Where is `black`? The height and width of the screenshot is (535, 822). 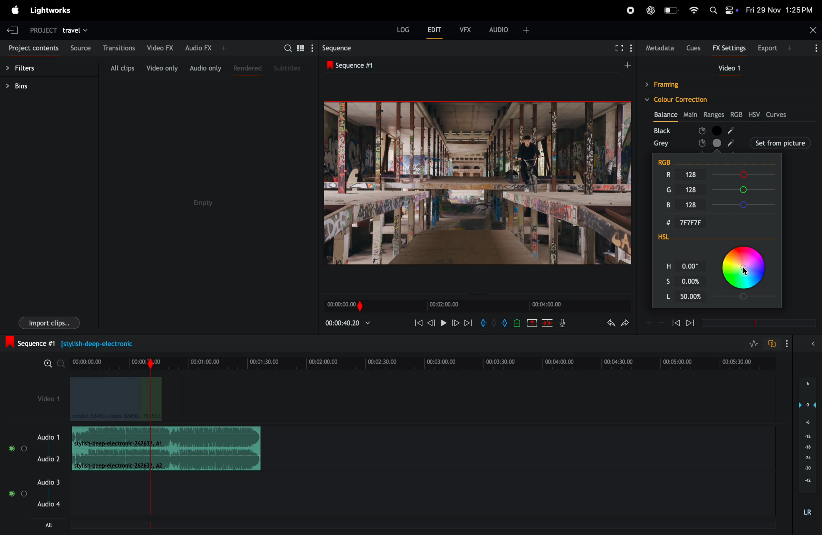 black is located at coordinates (665, 130).